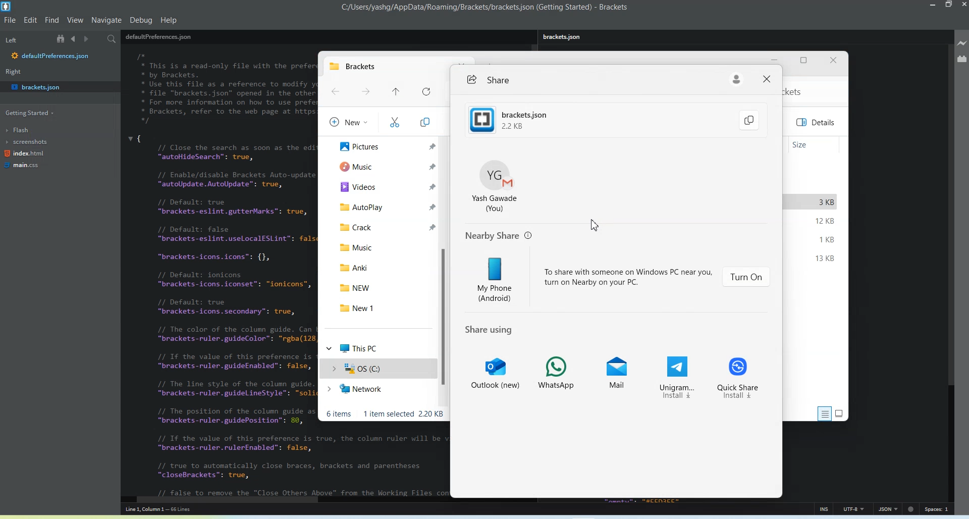  Describe the element at coordinates (62, 39) in the screenshot. I see `Show in file tree` at that location.